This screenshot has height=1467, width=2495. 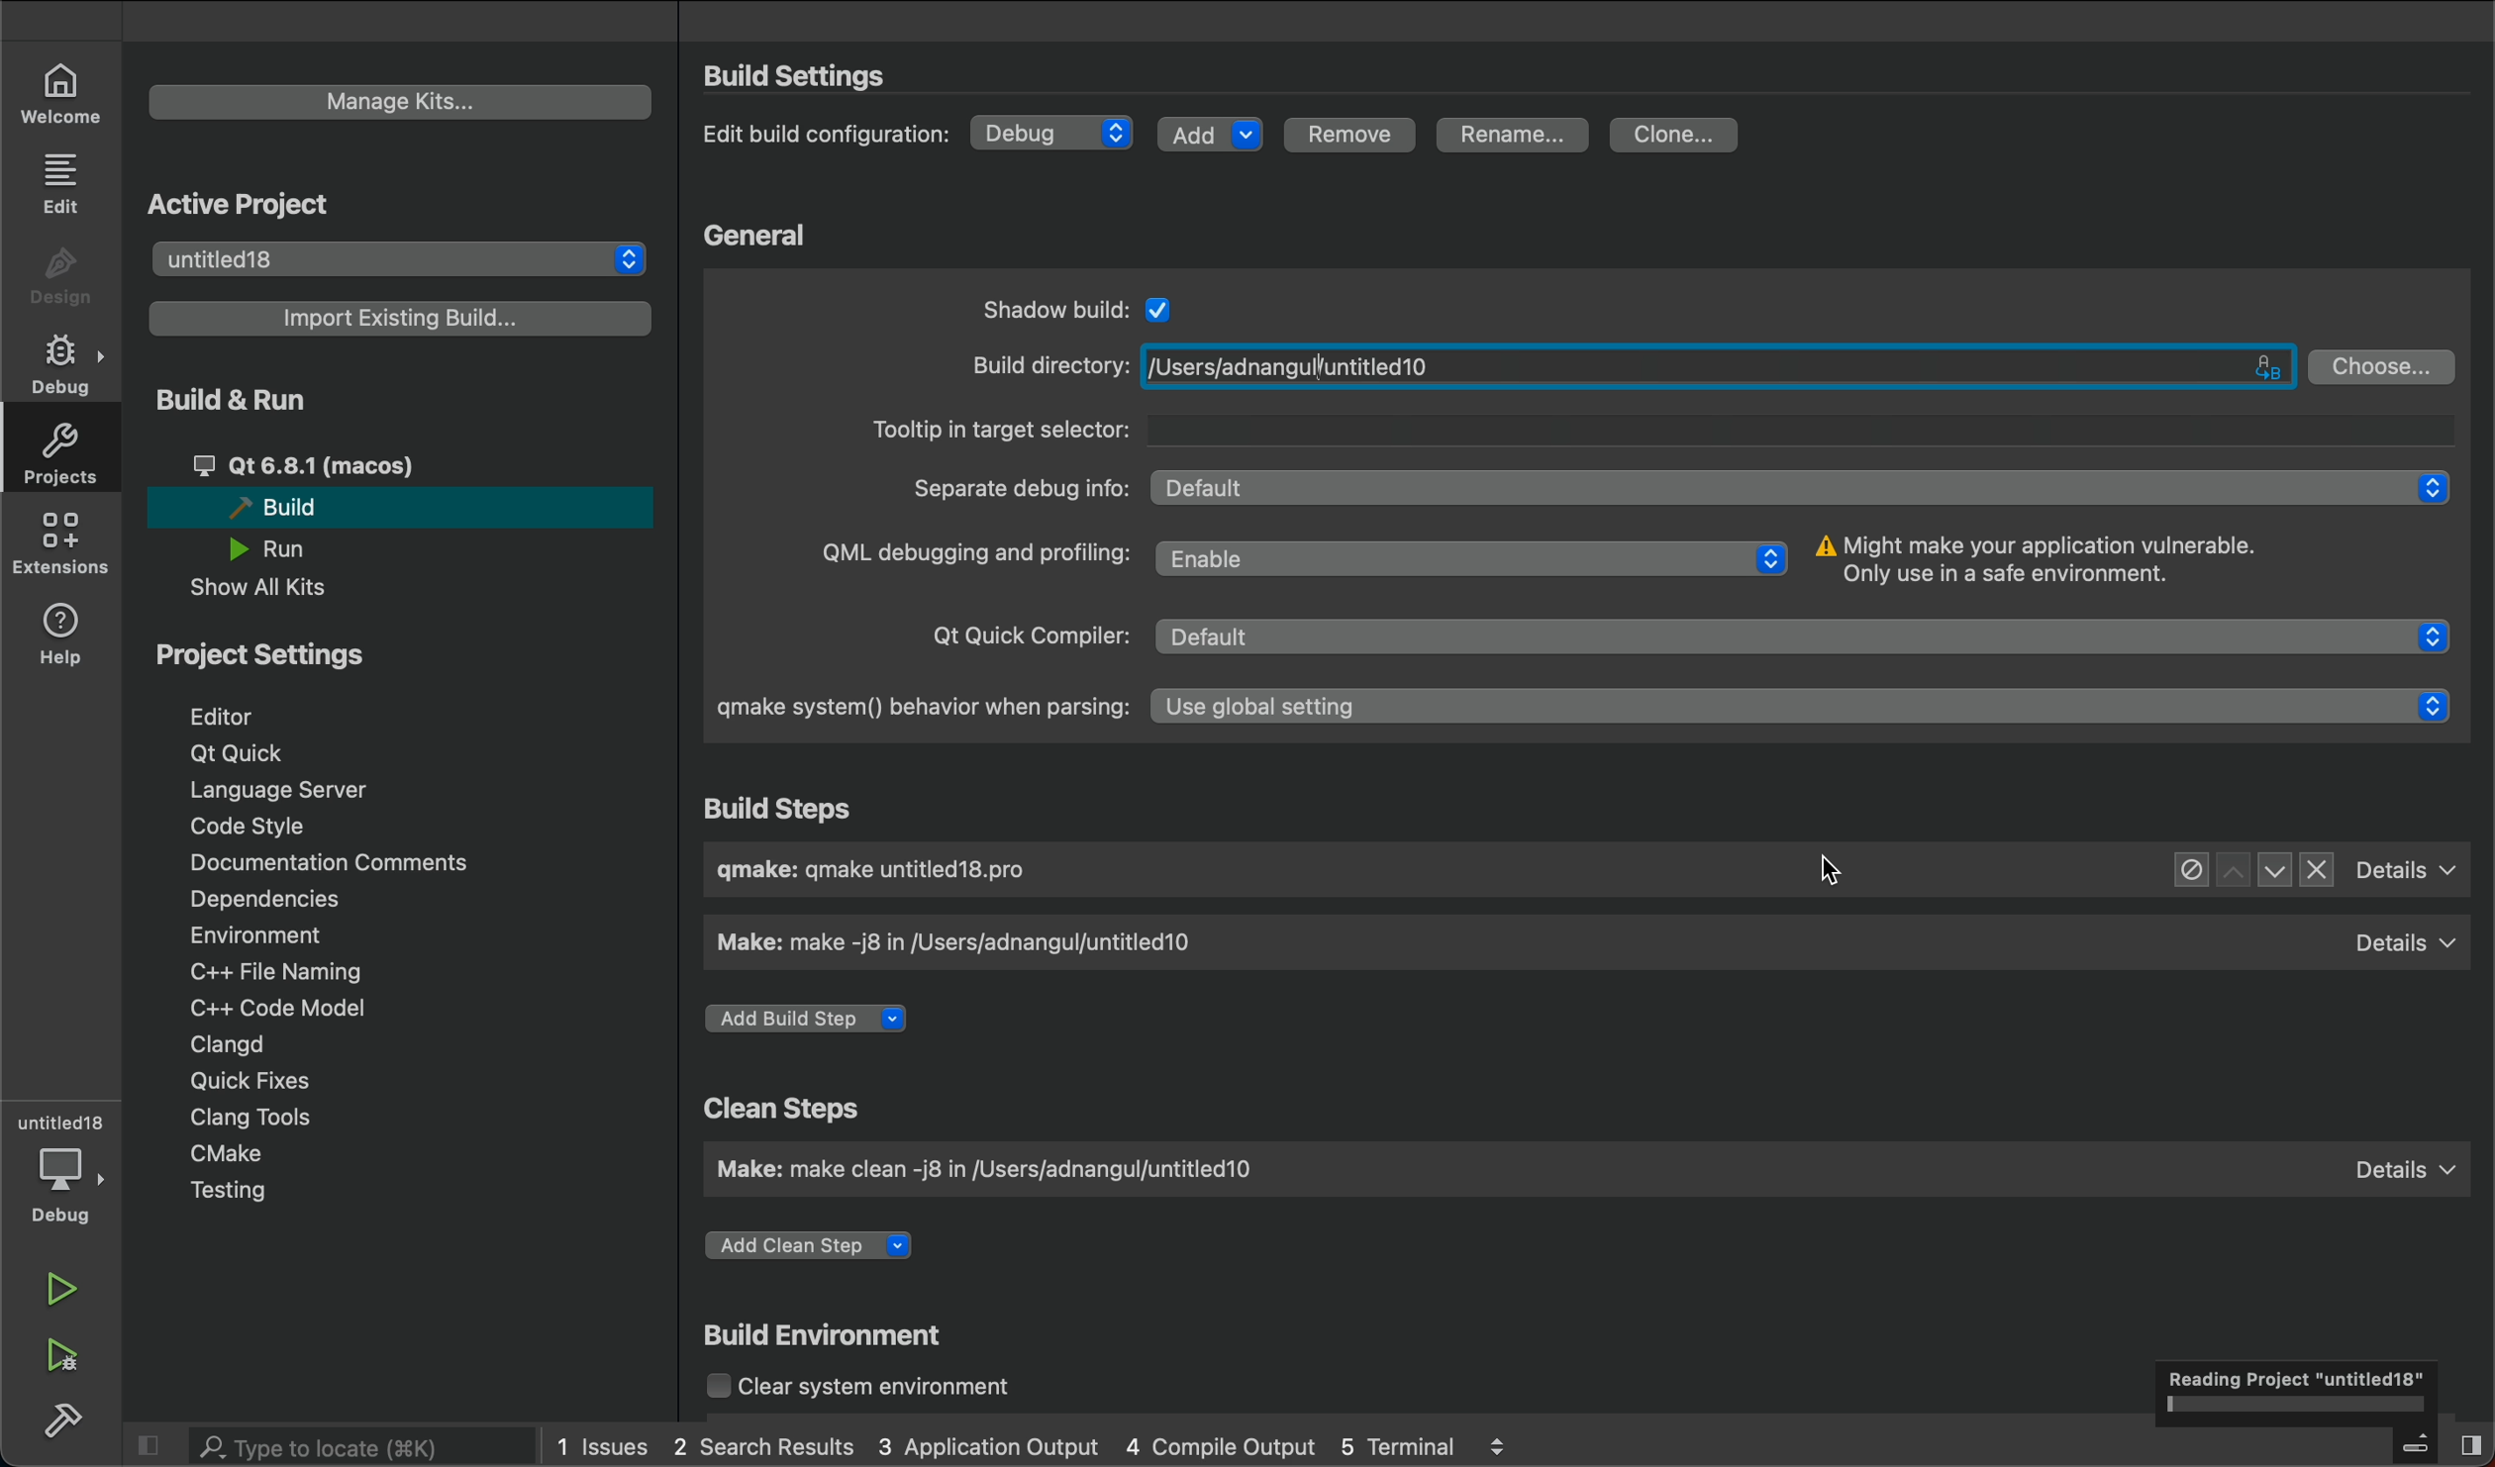 What do you see at coordinates (957, 944) in the screenshot?
I see `Make: make -j8 in /Users/adnangul/untitled10` at bounding box center [957, 944].